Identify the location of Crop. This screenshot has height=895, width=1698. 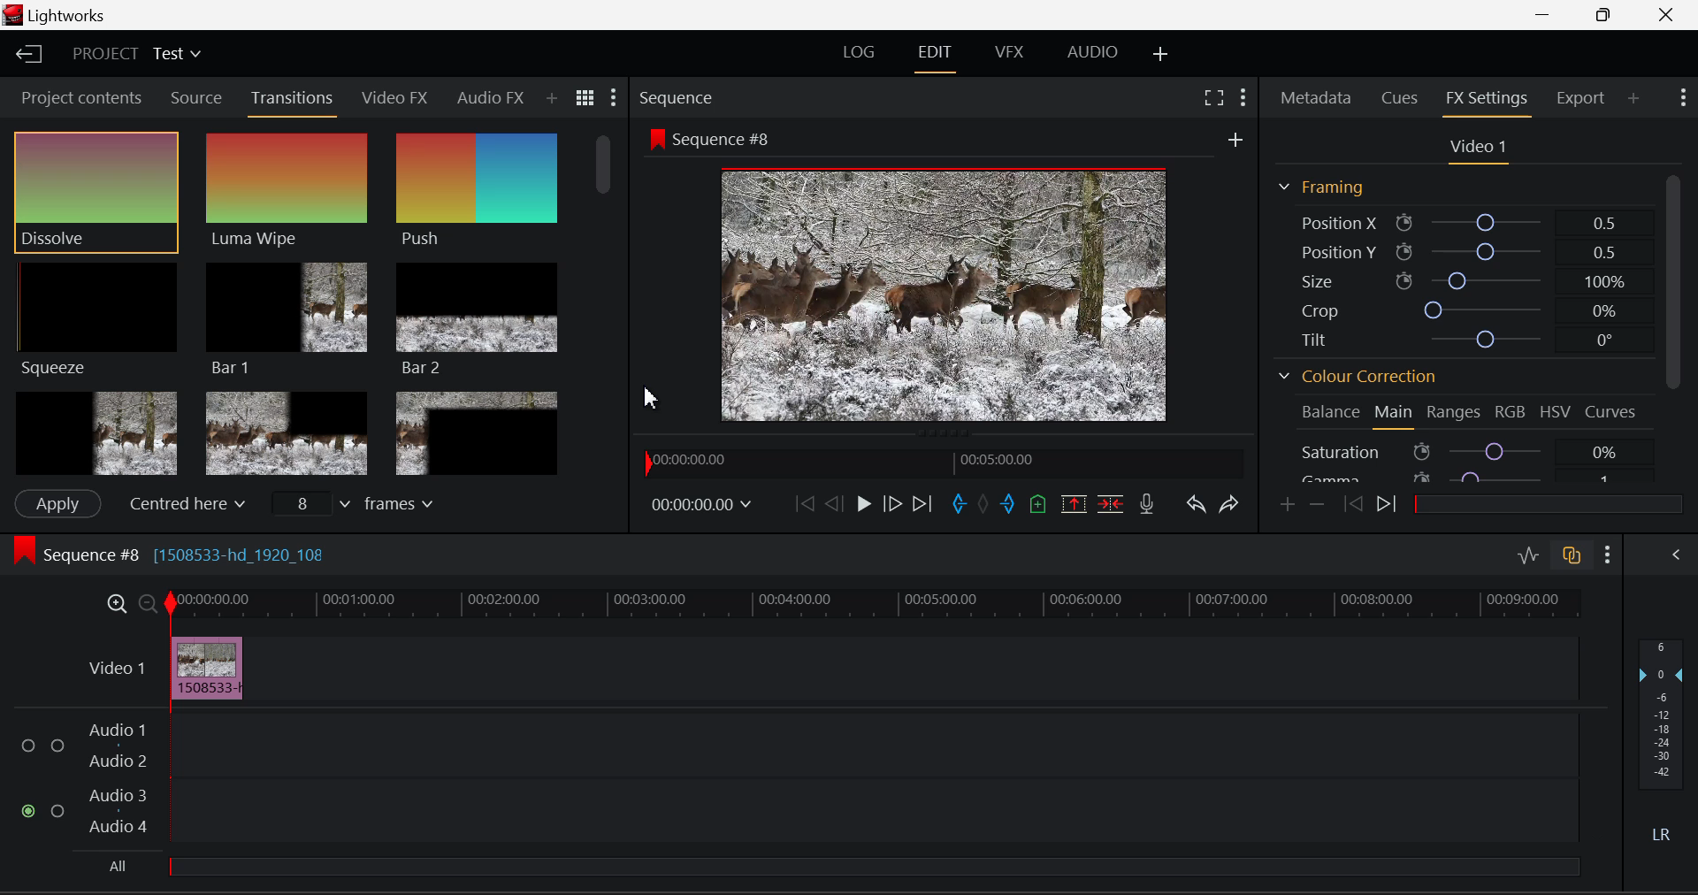
(1469, 310).